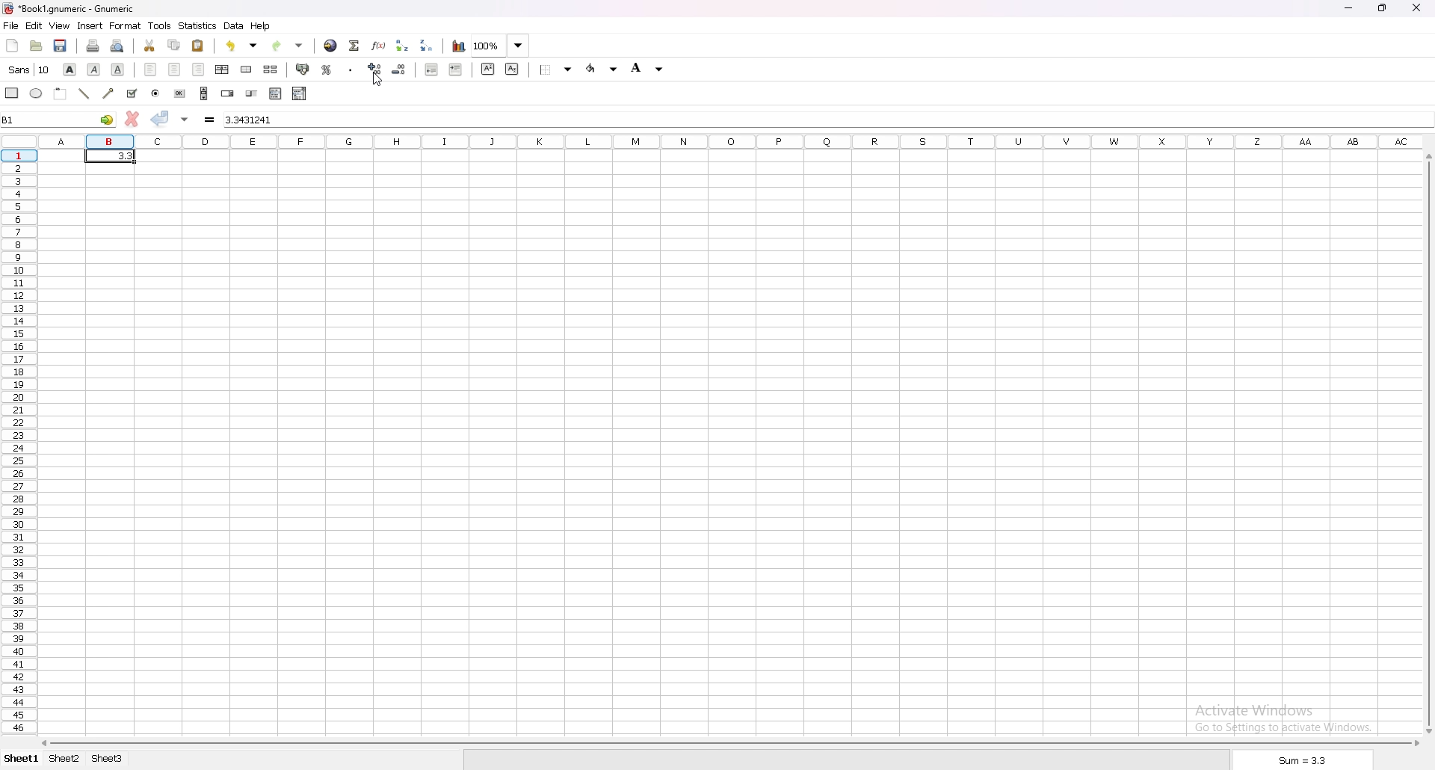  I want to click on minimize, so click(1348, 7).